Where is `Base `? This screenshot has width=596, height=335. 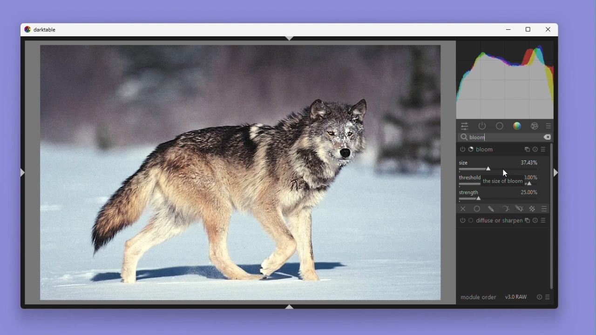 Base  is located at coordinates (500, 126).